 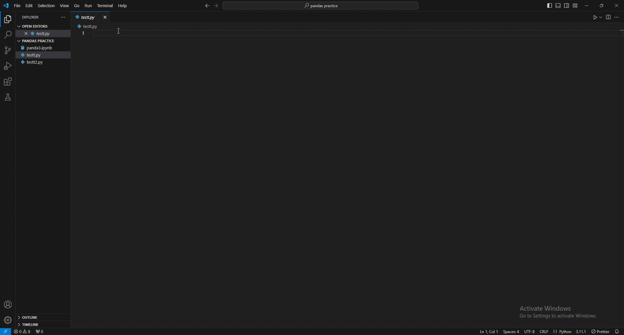 What do you see at coordinates (38, 17) in the screenshot?
I see `explorer` at bounding box center [38, 17].